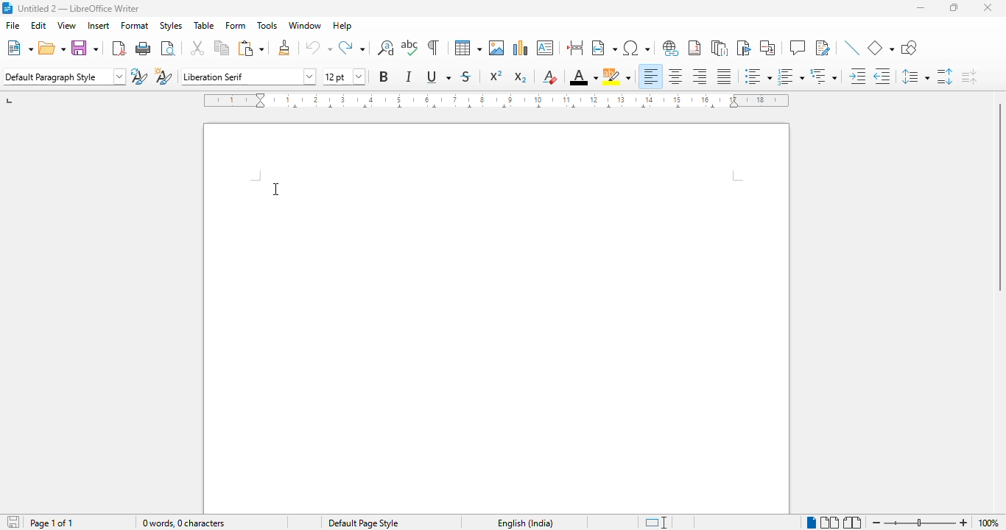  I want to click on cursor, so click(276, 189).